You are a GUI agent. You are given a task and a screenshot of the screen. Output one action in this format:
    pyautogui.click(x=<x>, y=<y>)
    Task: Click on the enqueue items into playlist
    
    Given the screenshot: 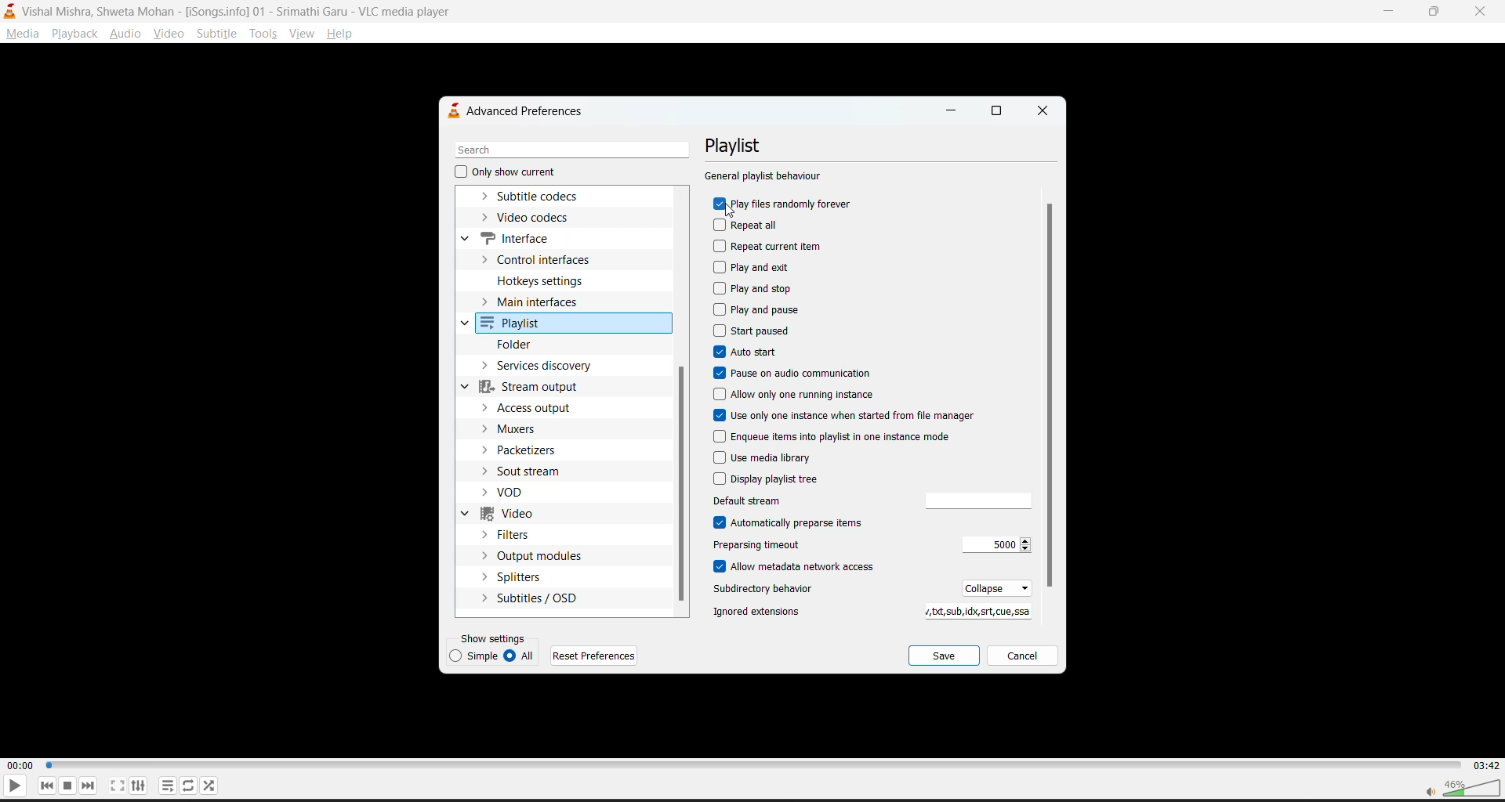 What is the action you would take?
    pyautogui.click(x=831, y=437)
    